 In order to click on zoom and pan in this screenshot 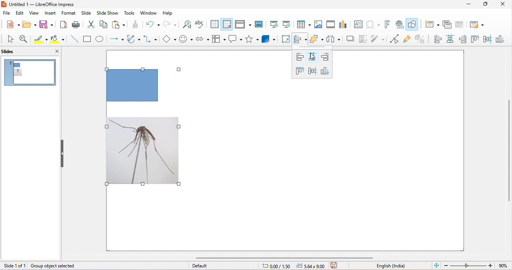, I will do `click(25, 39)`.